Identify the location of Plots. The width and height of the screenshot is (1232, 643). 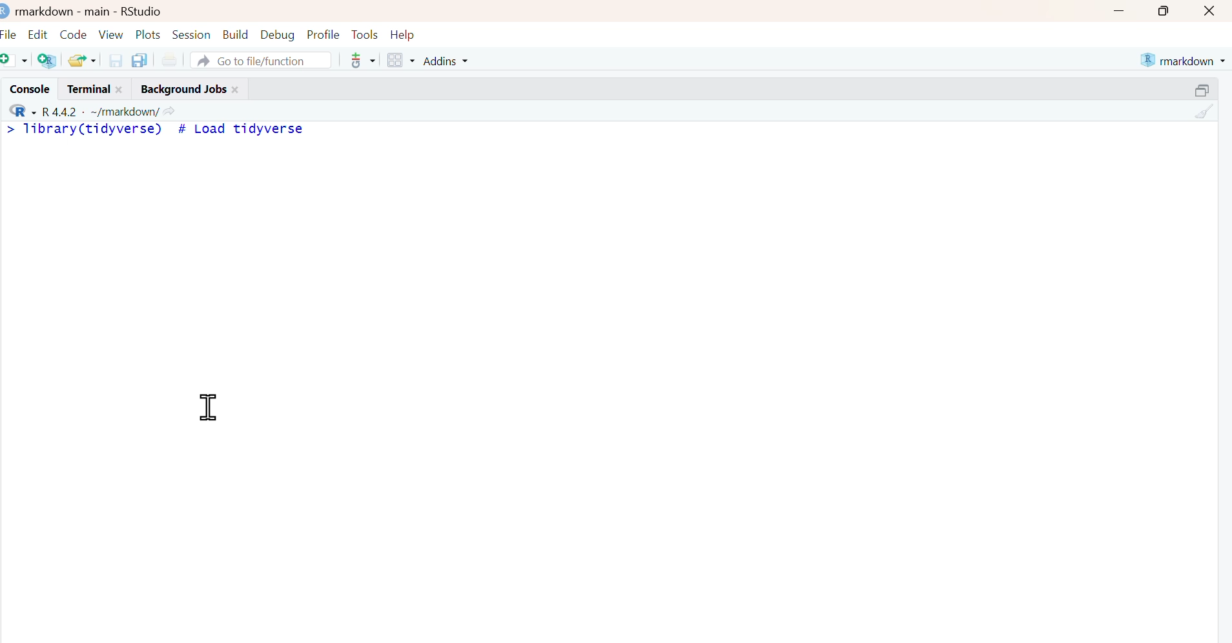
(149, 33).